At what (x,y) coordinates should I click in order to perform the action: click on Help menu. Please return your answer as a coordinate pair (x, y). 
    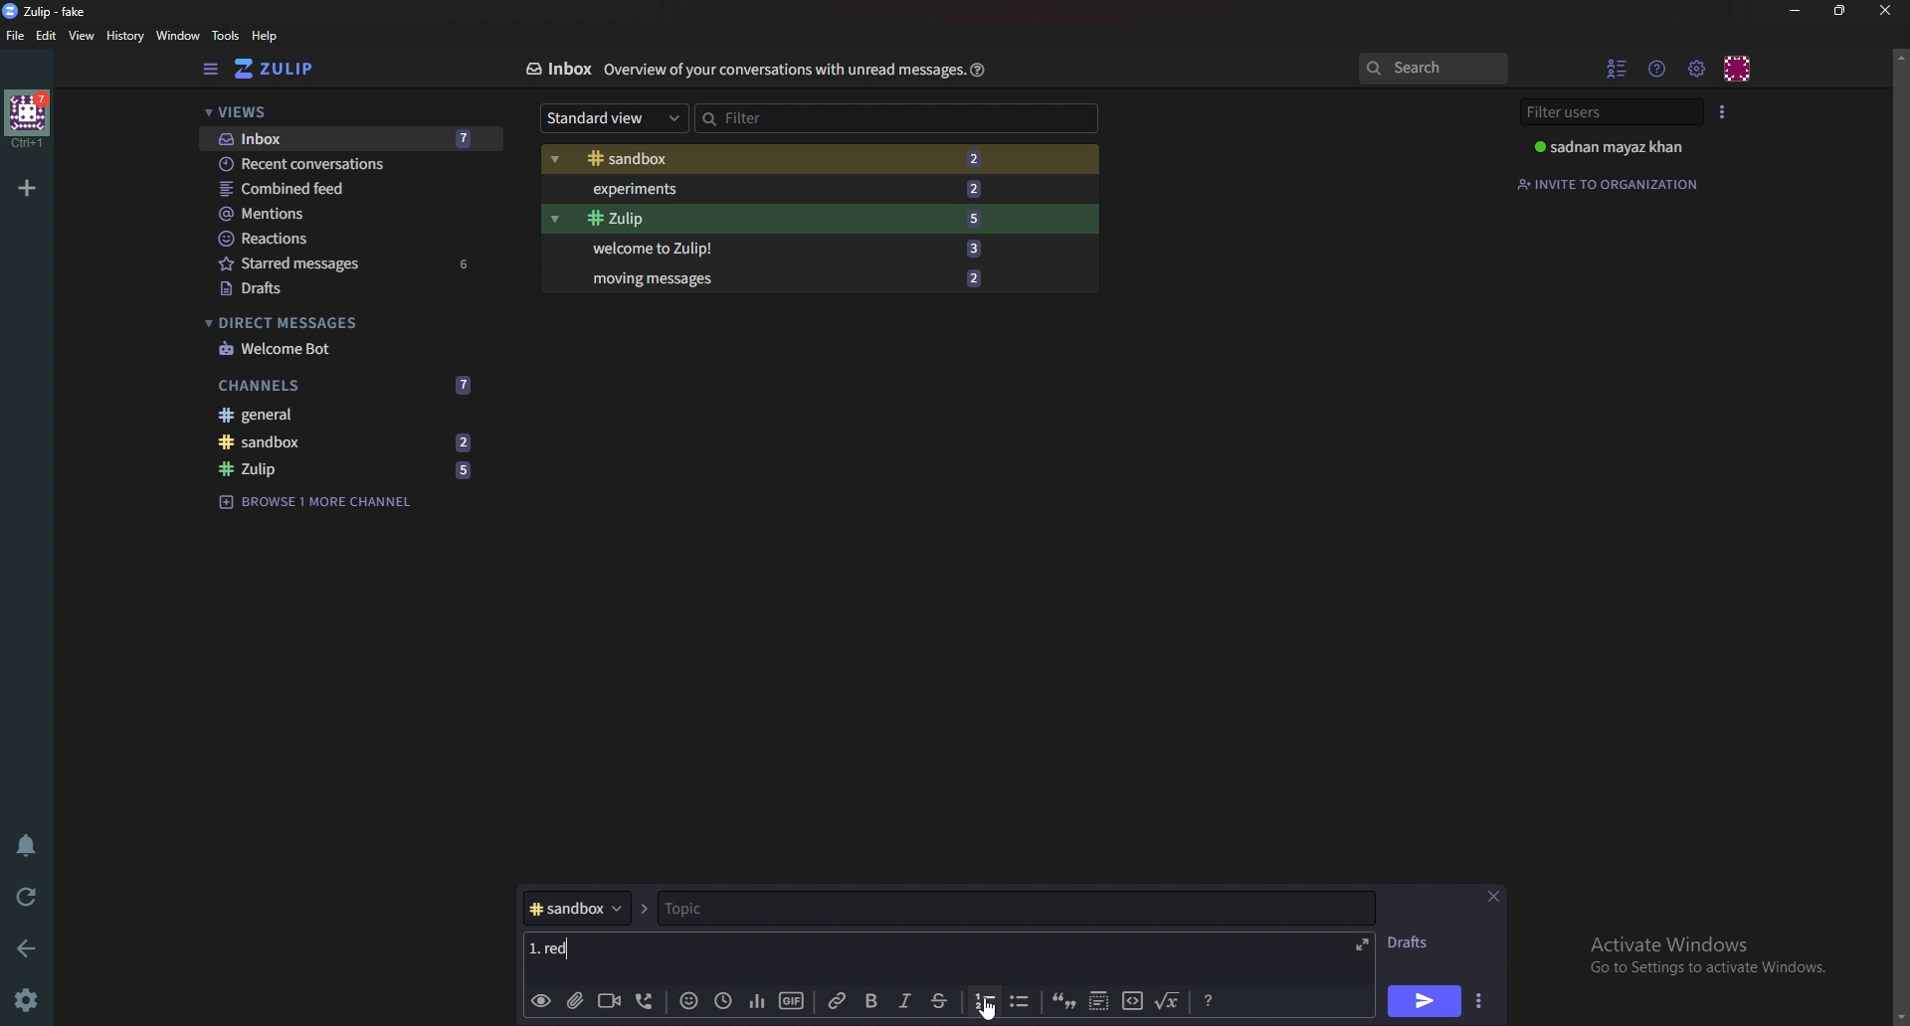
    Looking at the image, I should click on (1659, 68).